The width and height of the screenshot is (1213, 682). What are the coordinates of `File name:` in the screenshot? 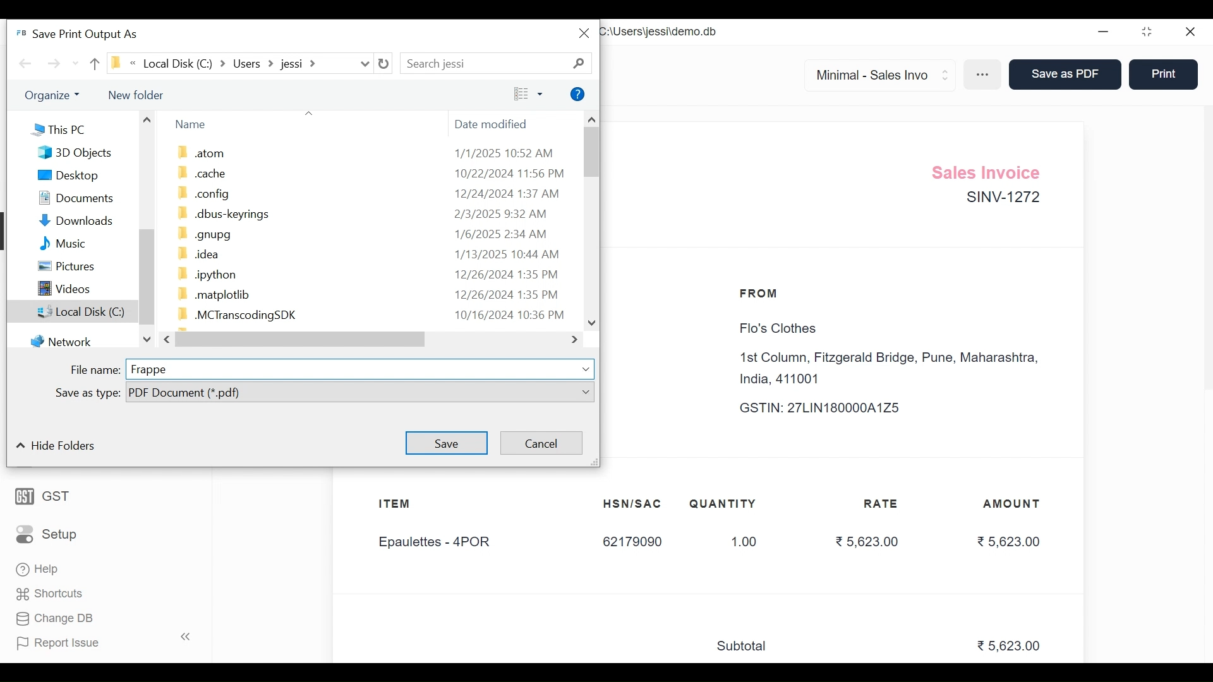 It's located at (95, 370).